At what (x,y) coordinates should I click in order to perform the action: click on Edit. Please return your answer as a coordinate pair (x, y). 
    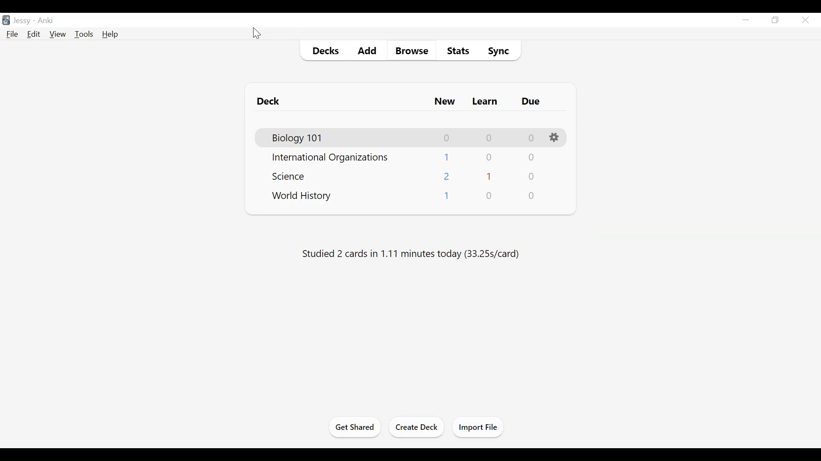
    Looking at the image, I should click on (33, 34).